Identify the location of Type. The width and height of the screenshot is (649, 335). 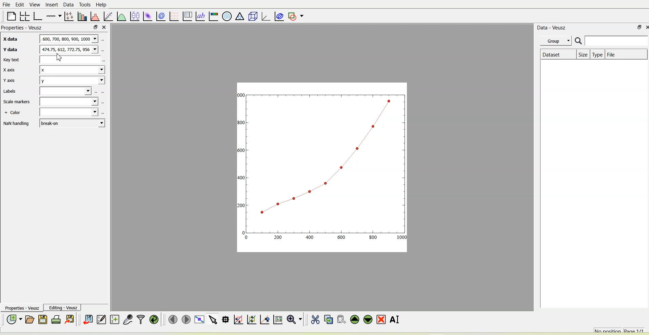
(597, 54).